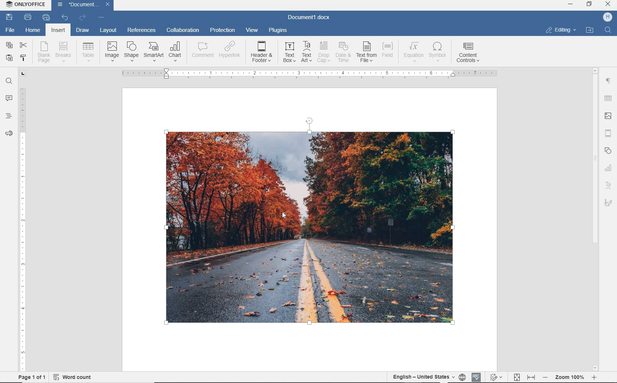  What do you see at coordinates (470, 53) in the screenshot?
I see `content controls` at bounding box center [470, 53].